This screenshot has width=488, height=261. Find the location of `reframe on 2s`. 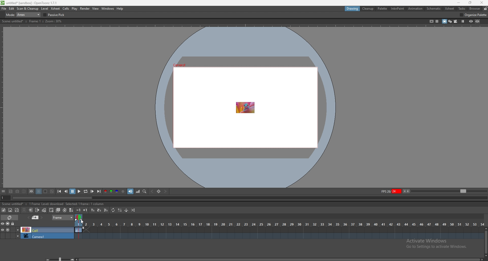

reframe on 2s is located at coordinates (99, 210).